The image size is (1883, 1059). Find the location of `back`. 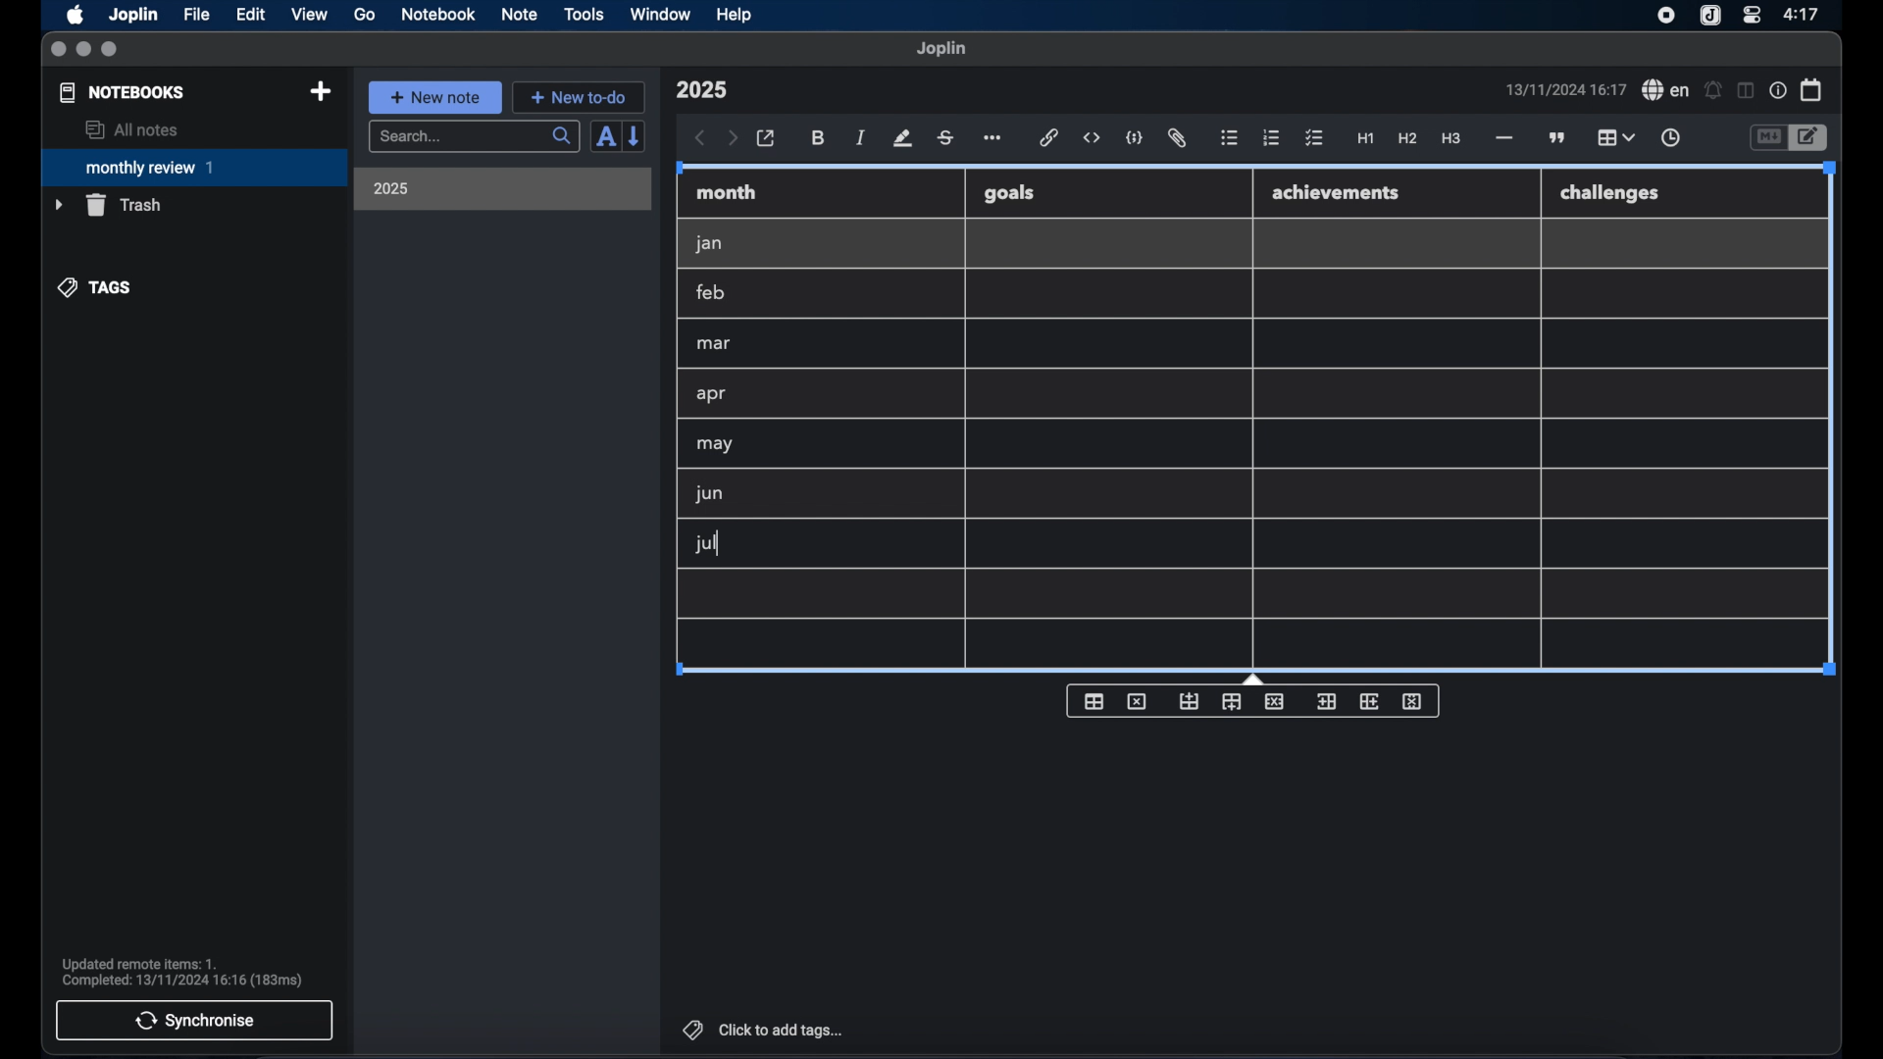

back is located at coordinates (700, 138).